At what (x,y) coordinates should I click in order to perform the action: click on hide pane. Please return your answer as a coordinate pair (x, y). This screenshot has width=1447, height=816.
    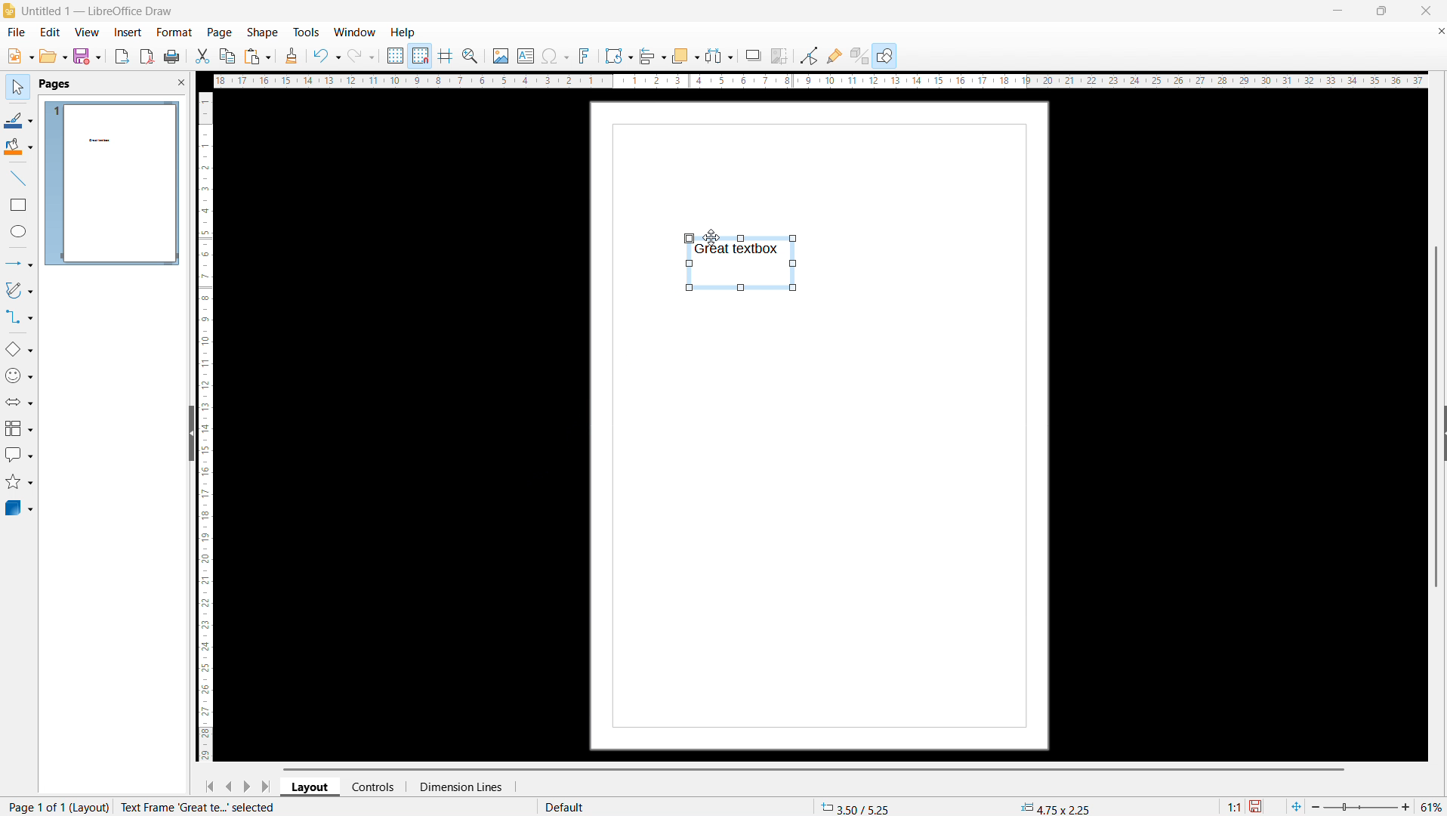
    Looking at the image, I should click on (190, 433).